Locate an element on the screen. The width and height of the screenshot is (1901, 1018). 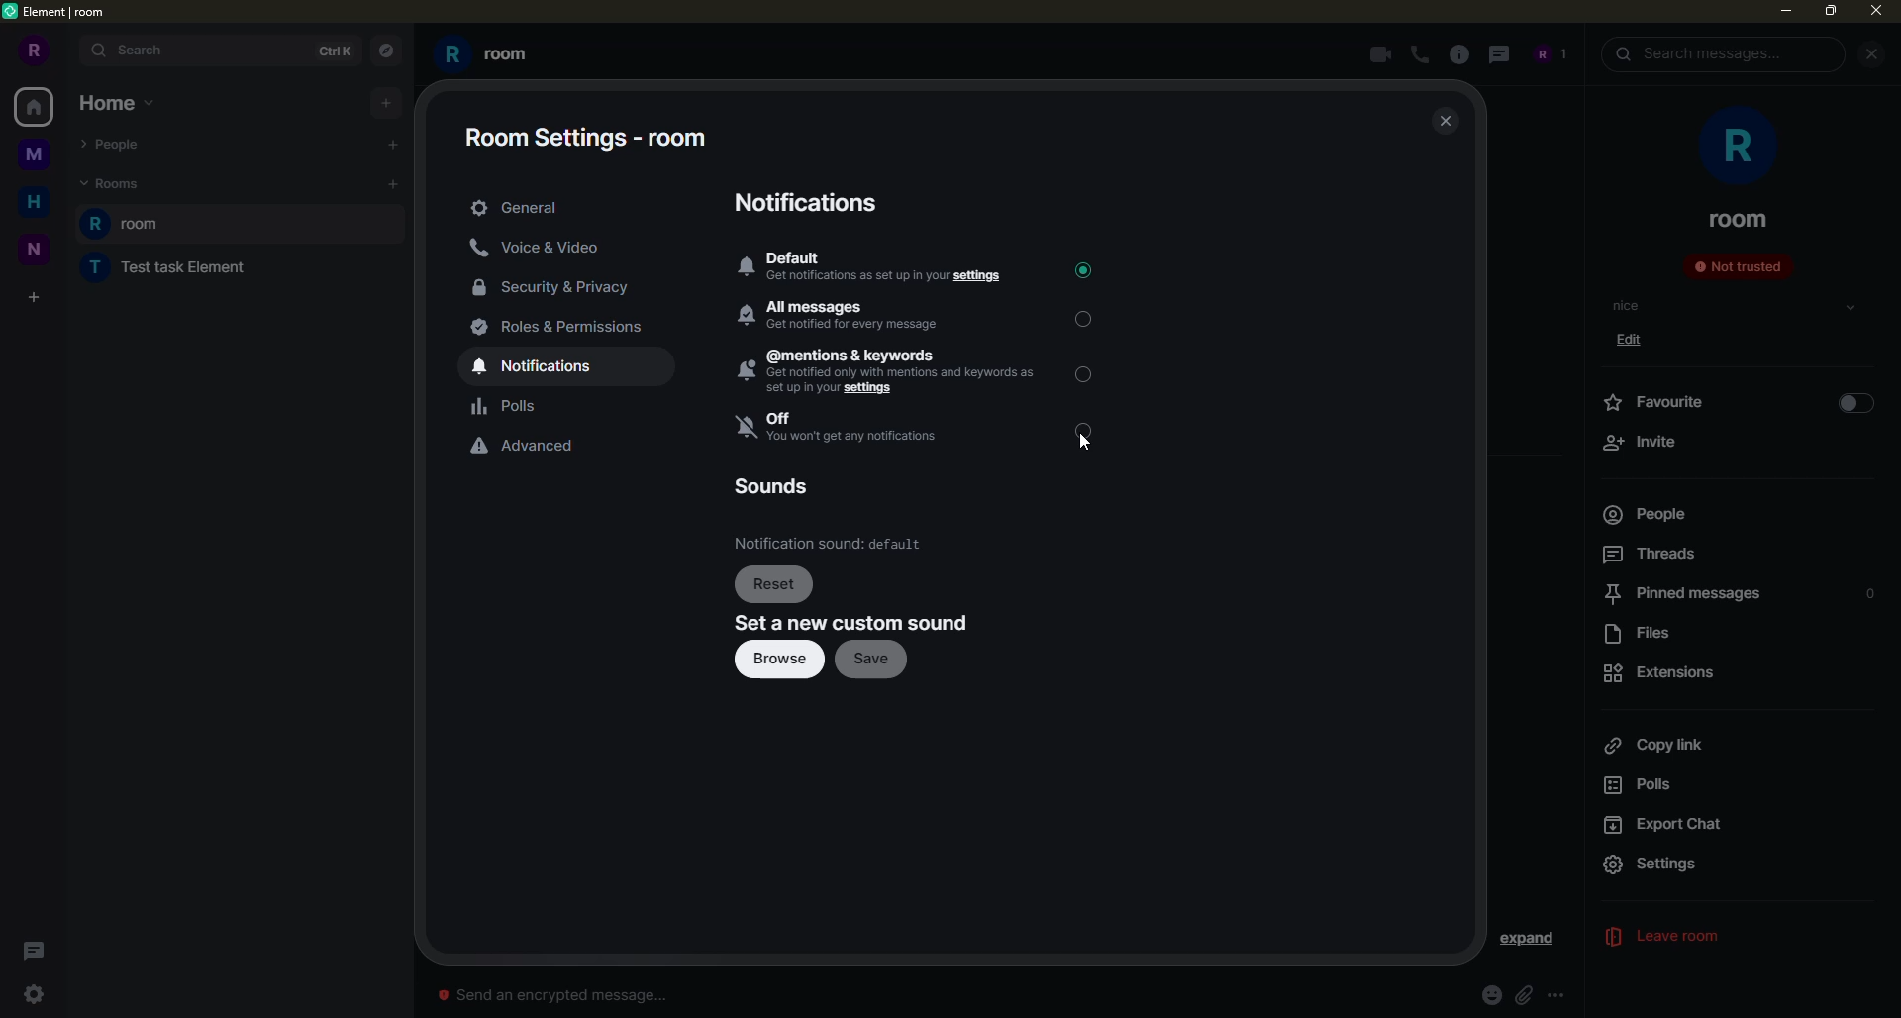
expand is located at coordinates (1867, 865).